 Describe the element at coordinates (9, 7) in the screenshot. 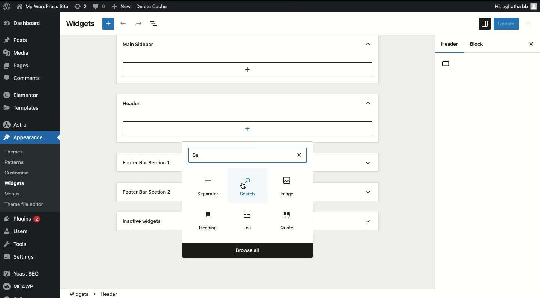

I see `logo` at that location.